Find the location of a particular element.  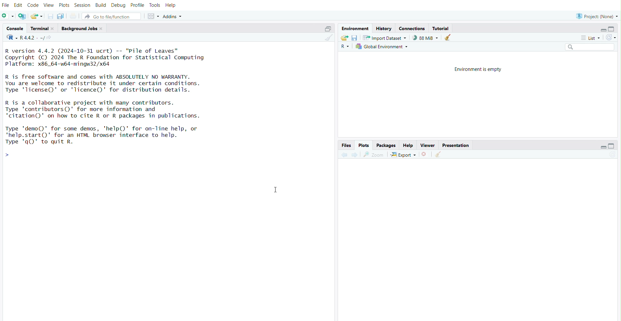

maximize is located at coordinates (615, 28).